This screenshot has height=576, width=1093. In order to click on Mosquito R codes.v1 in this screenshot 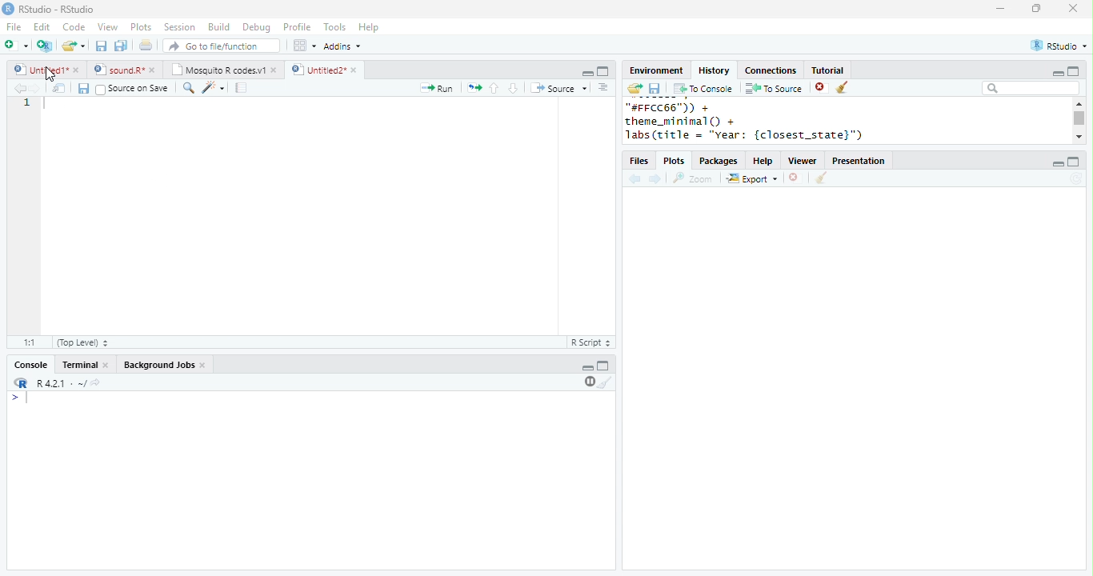, I will do `click(218, 70)`.